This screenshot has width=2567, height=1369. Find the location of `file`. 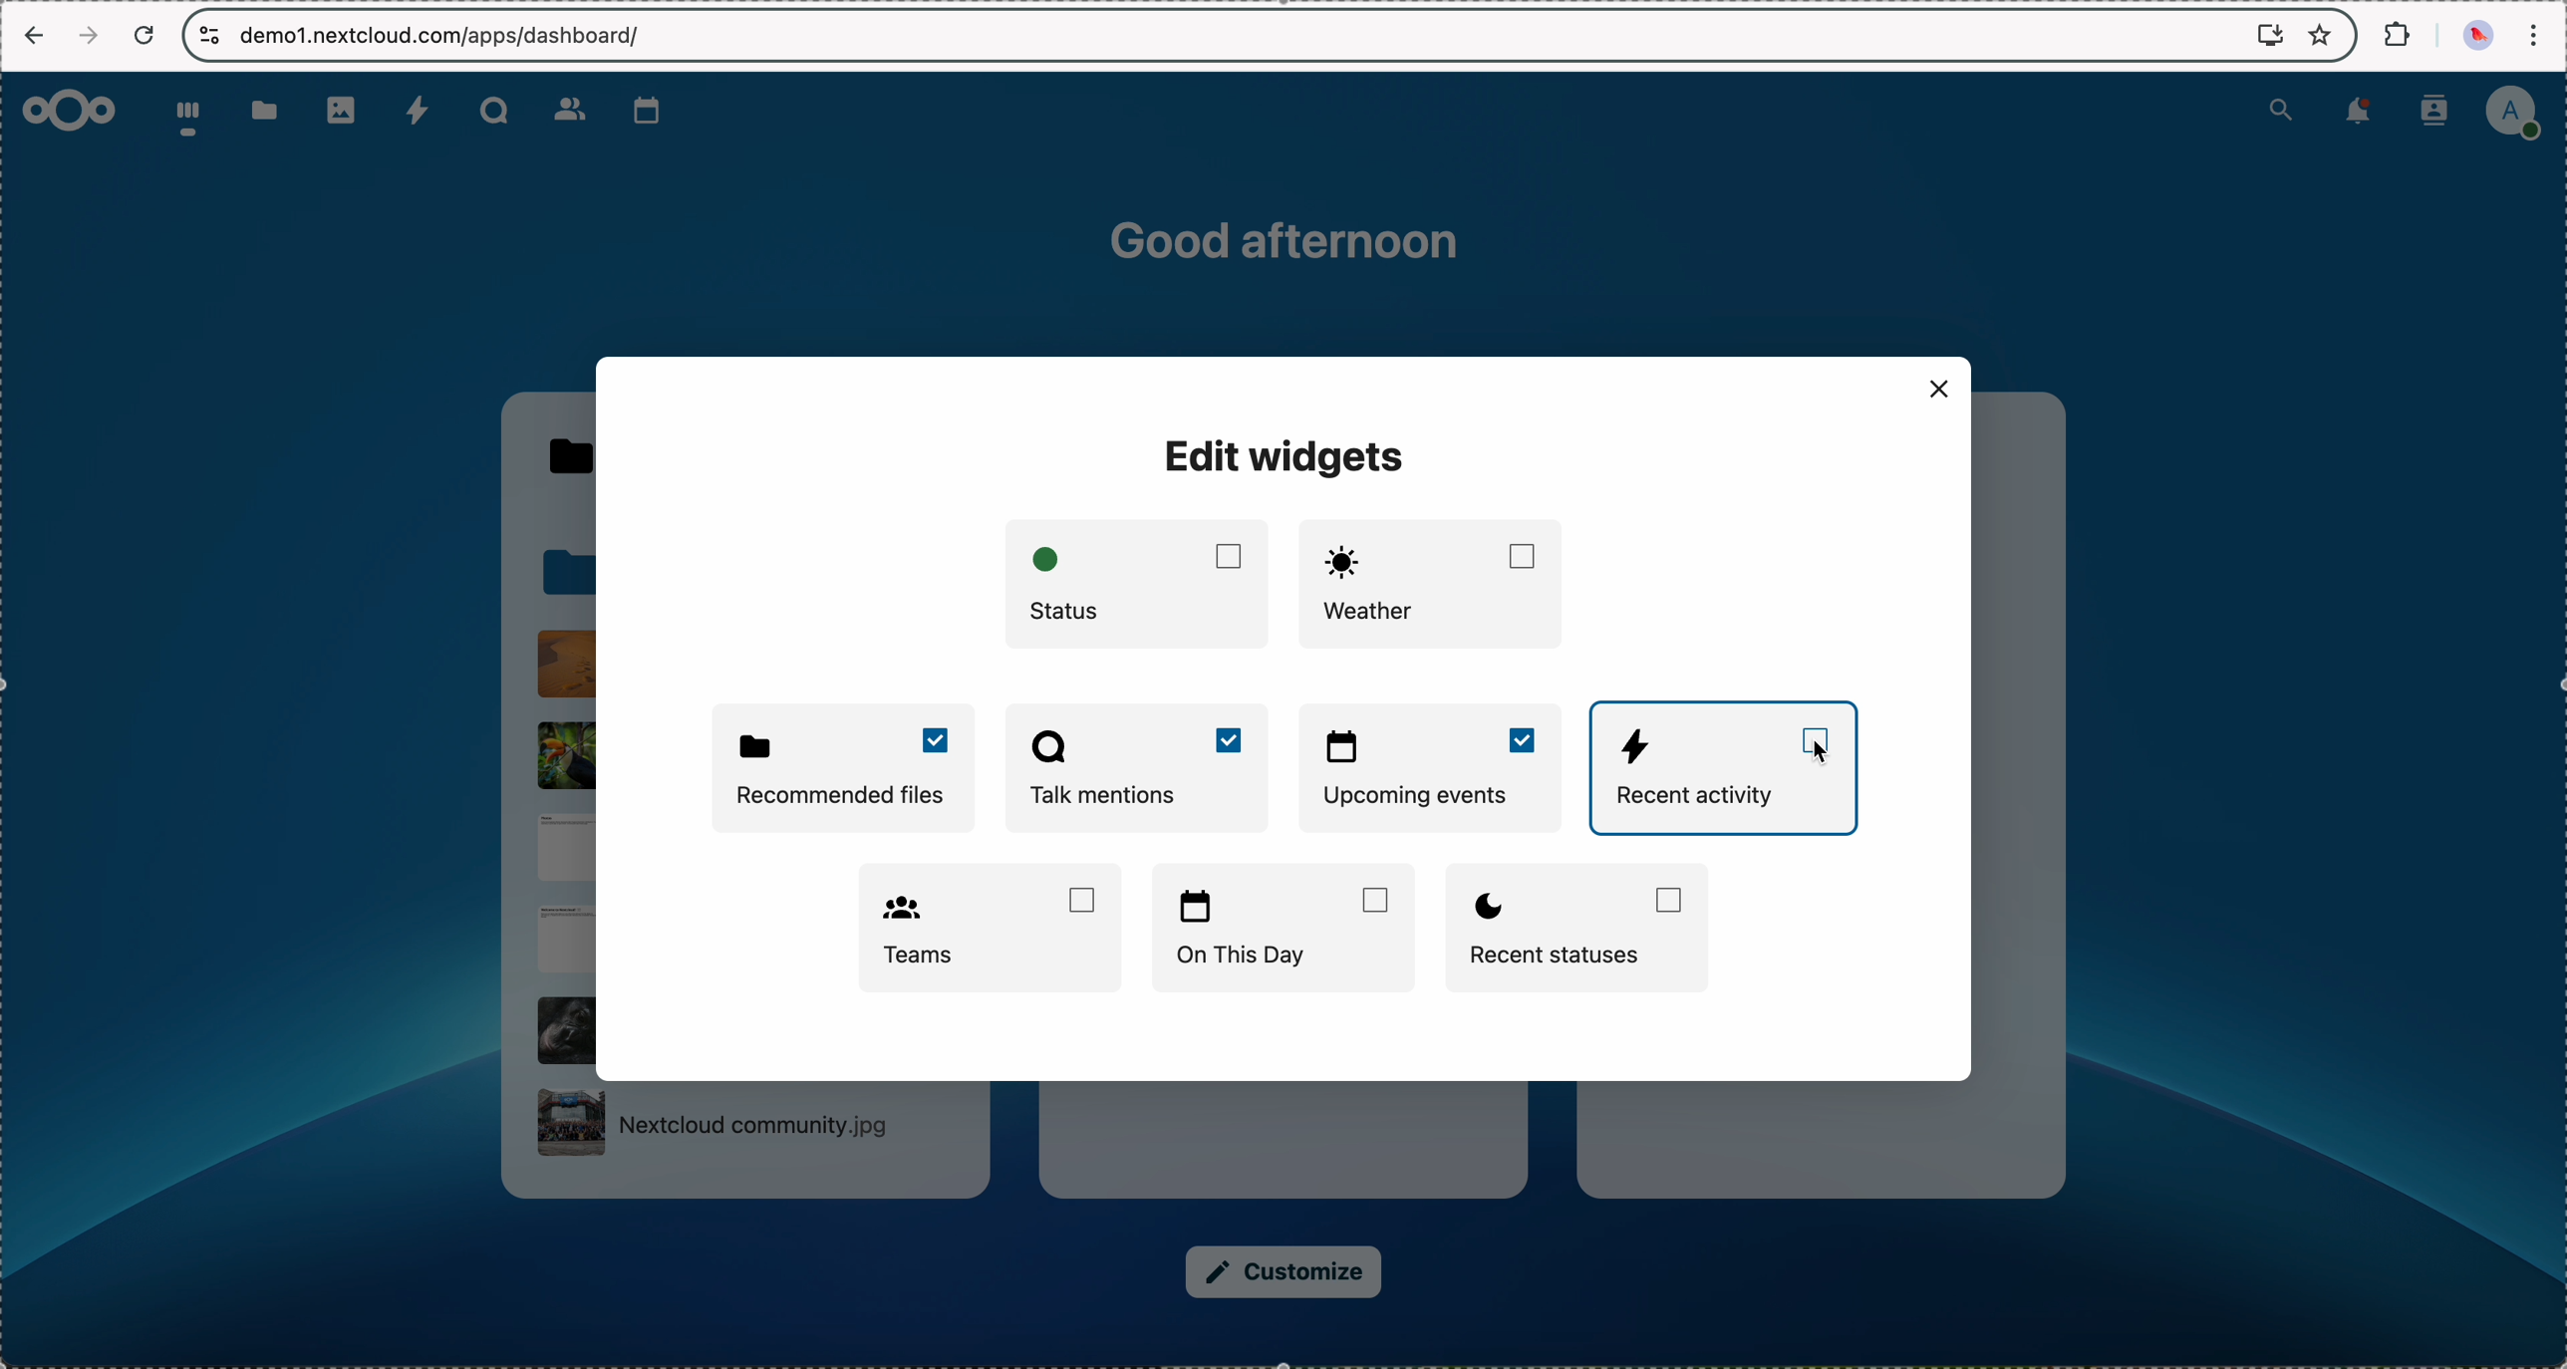

file is located at coordinates (561, 754).